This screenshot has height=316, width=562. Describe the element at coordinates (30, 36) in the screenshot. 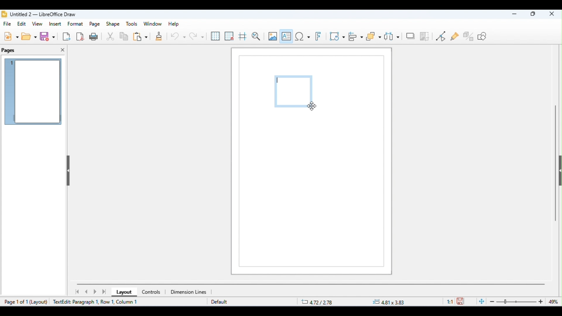

I see `open` at that location.